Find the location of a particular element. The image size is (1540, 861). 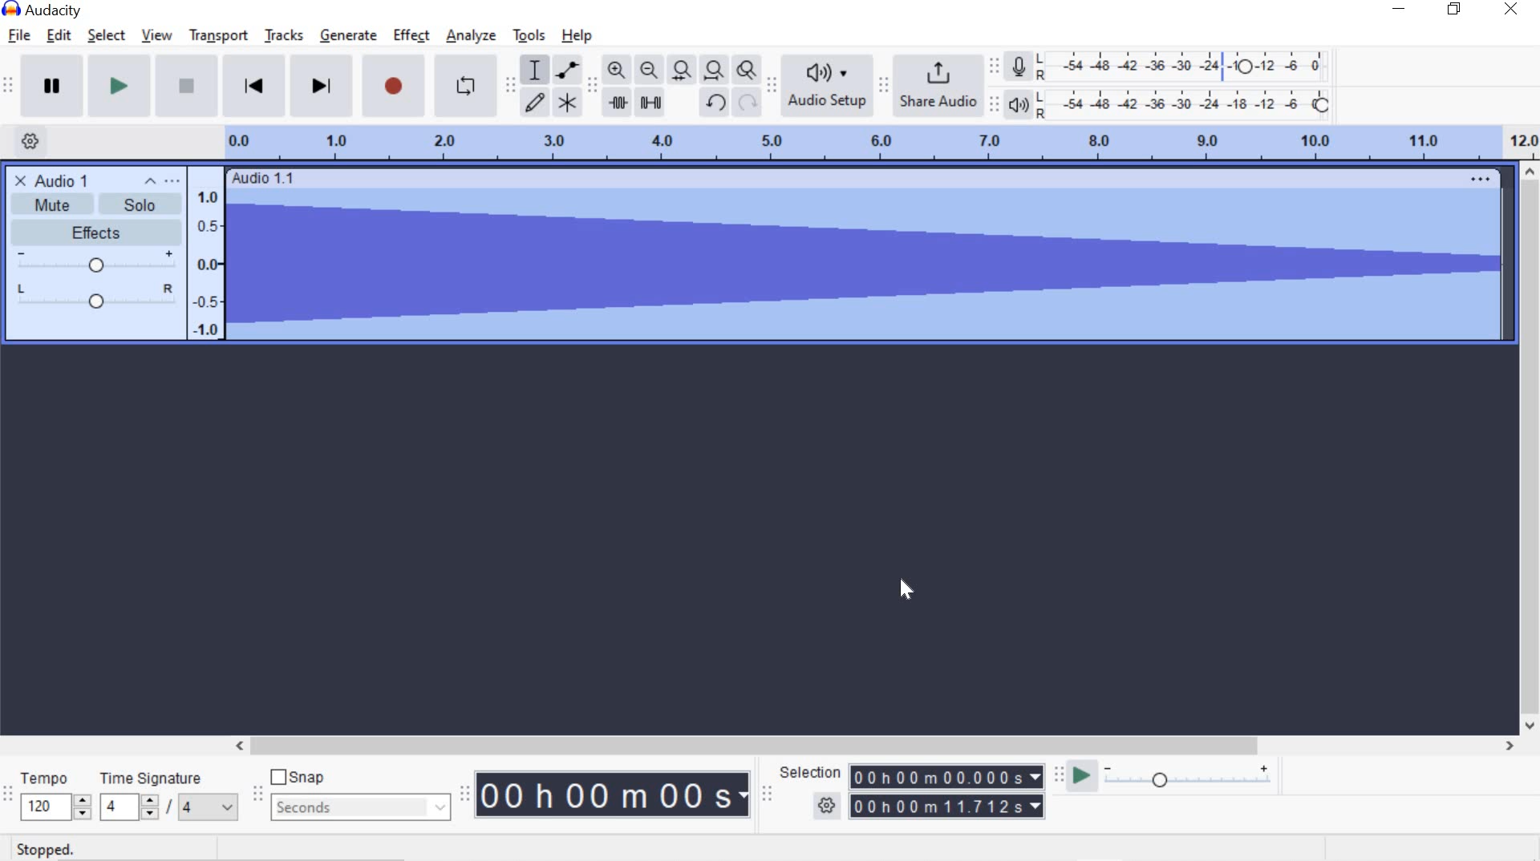

Record is located at coordinates (398, 86).